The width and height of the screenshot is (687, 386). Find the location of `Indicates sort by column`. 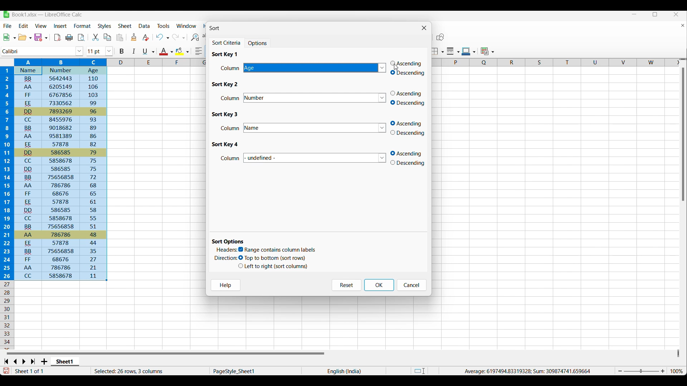

Indicates sort by column is located at coordinates (232, 98).